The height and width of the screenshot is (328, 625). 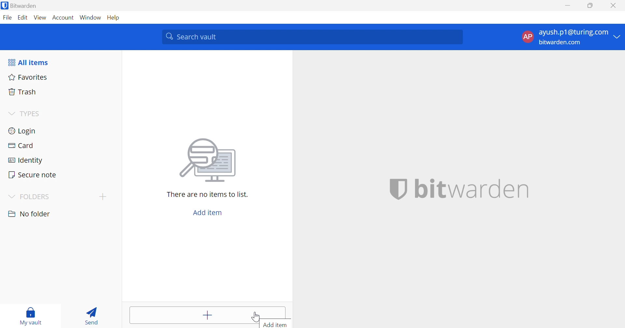 I want to click on Add item, so click(x=274, y=324).